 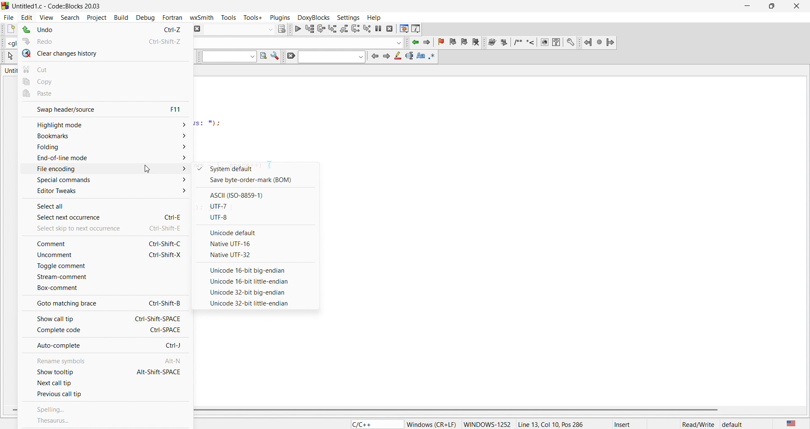 I want to click on minimize, so click(x=747, y=5).